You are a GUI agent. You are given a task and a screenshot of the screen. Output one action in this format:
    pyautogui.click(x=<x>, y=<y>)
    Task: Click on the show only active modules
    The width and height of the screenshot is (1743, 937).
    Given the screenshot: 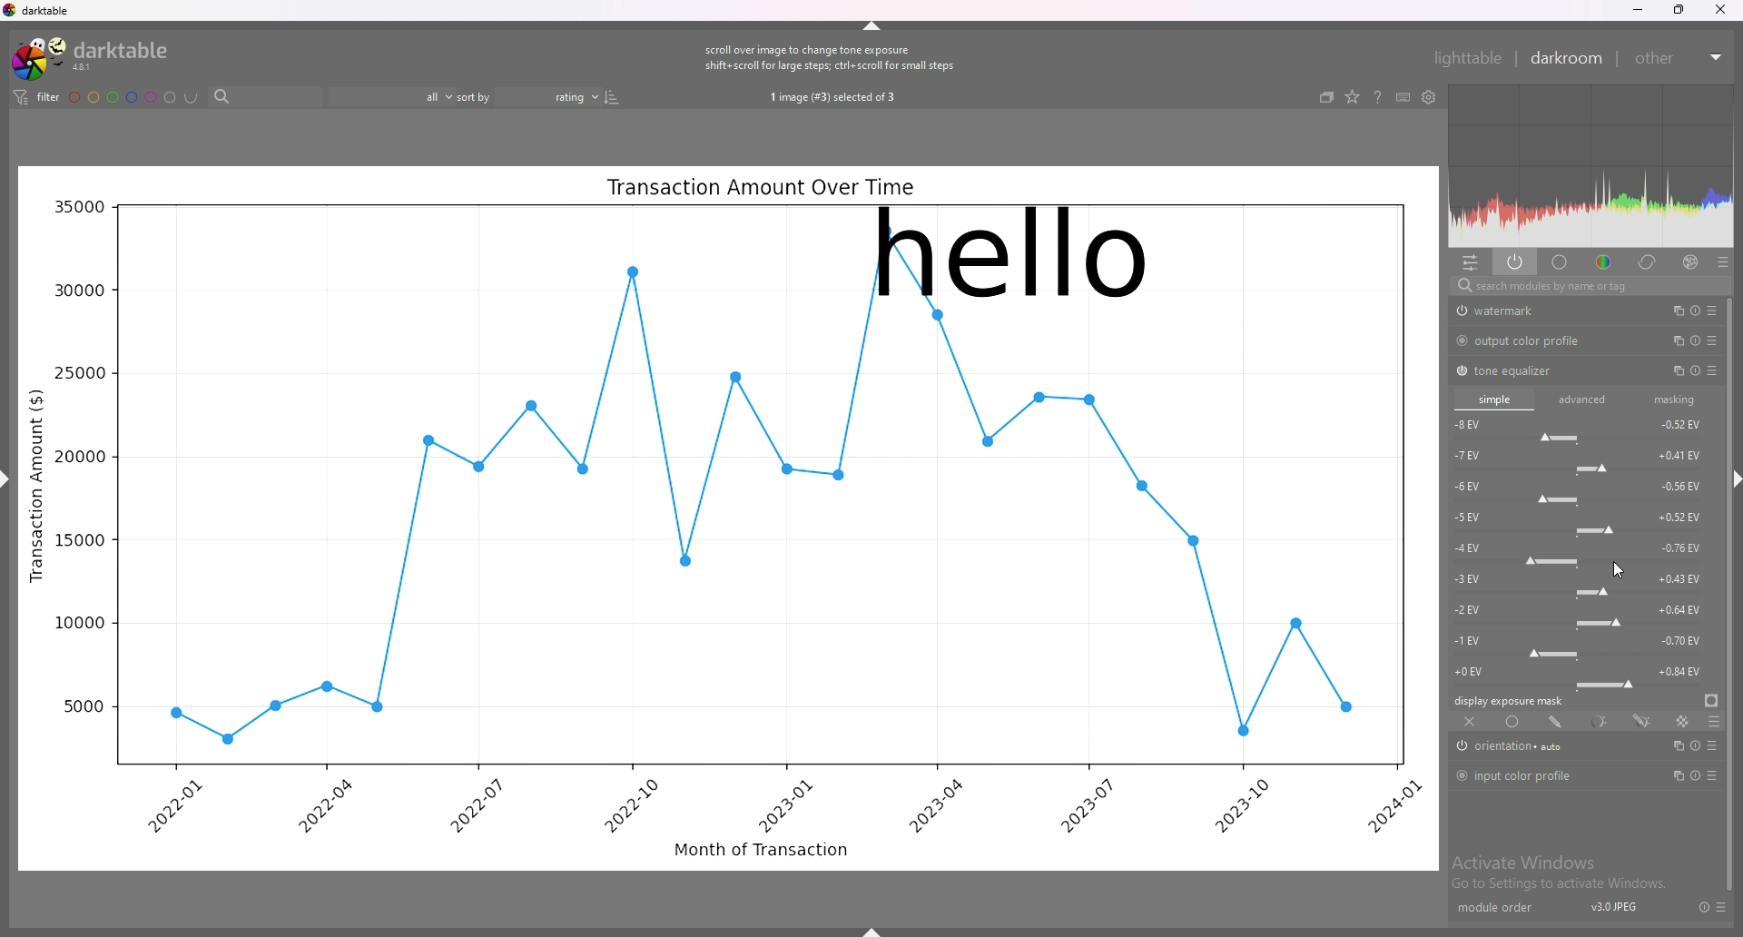 What is the action you would take?
    pyautogui.click(x=1516, y=263)
    